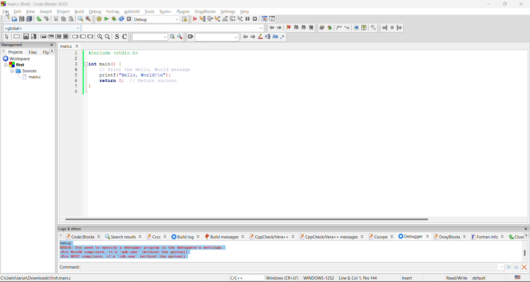 Image resolution: width=530 pixels, height=282 pixels. I want to click on 1, so click(77, 53).